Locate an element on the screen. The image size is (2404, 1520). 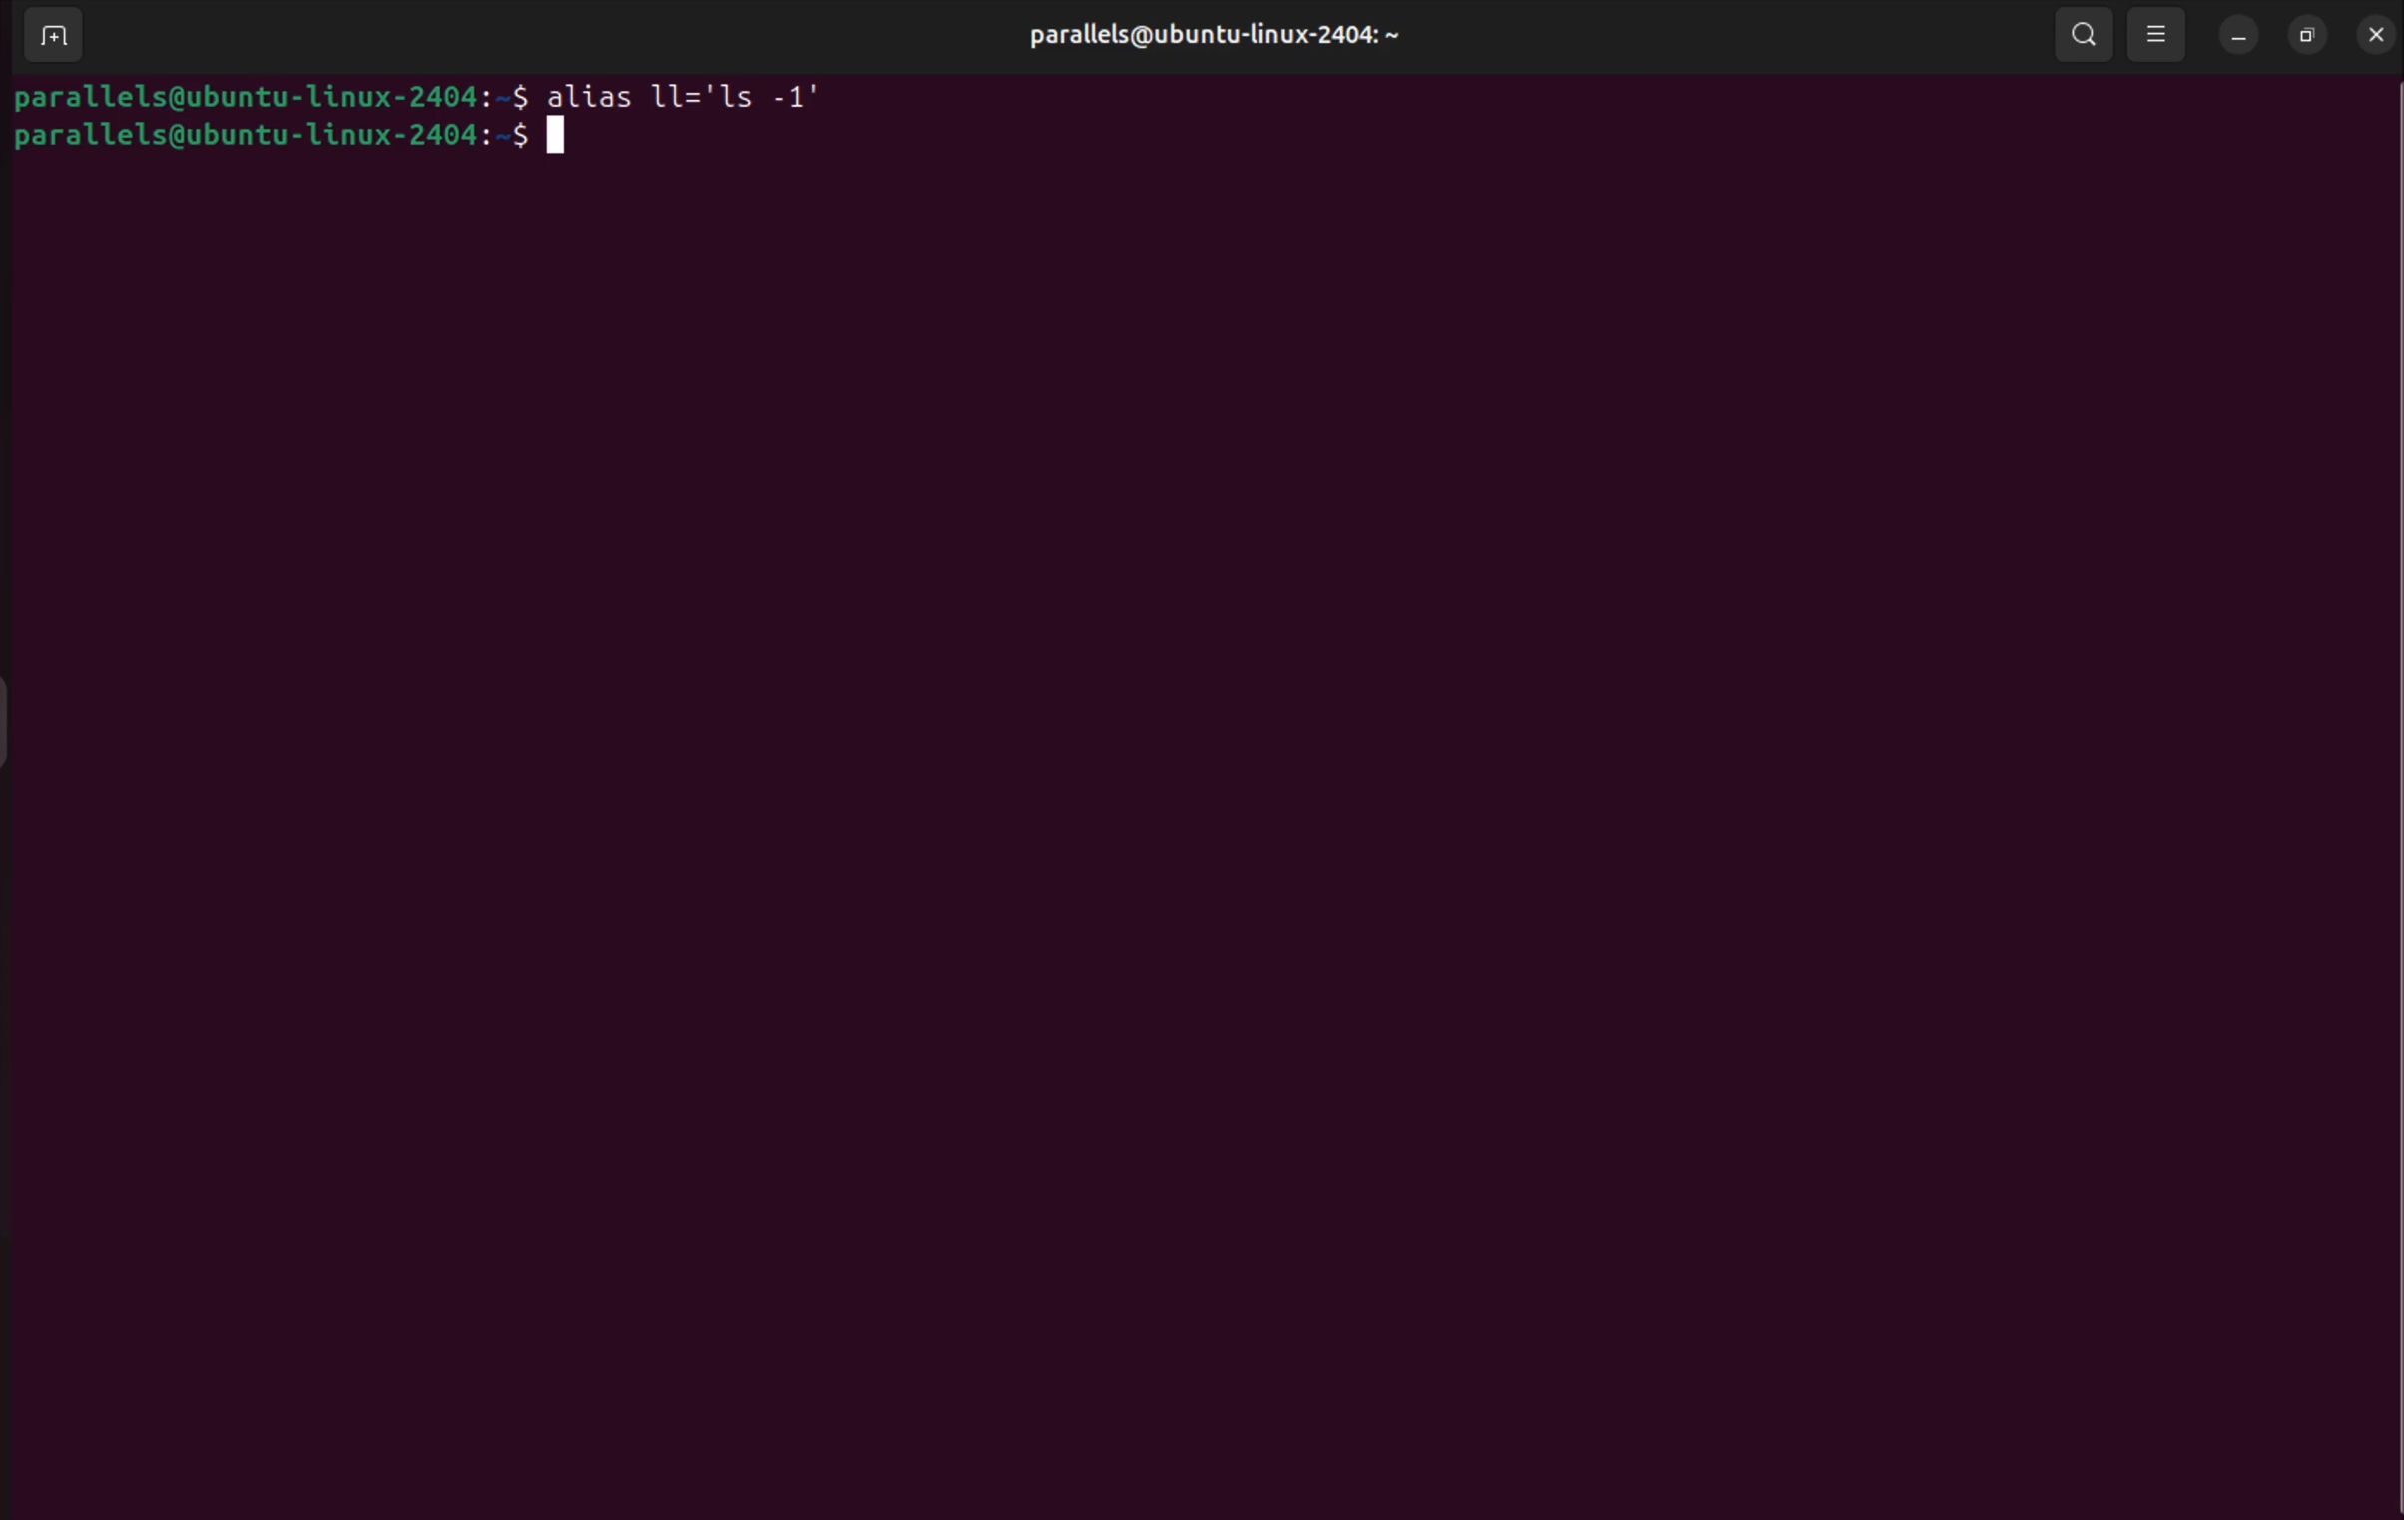
bash prompt is located at coordinates (269, 137).